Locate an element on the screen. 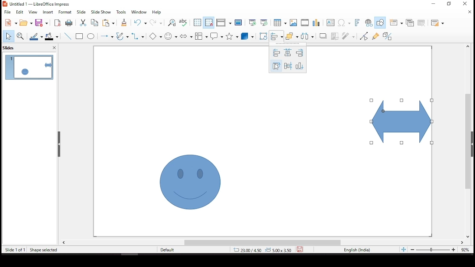 This screenshot has height=267, width=475. start from first slide is located at coordinates (251, 22).